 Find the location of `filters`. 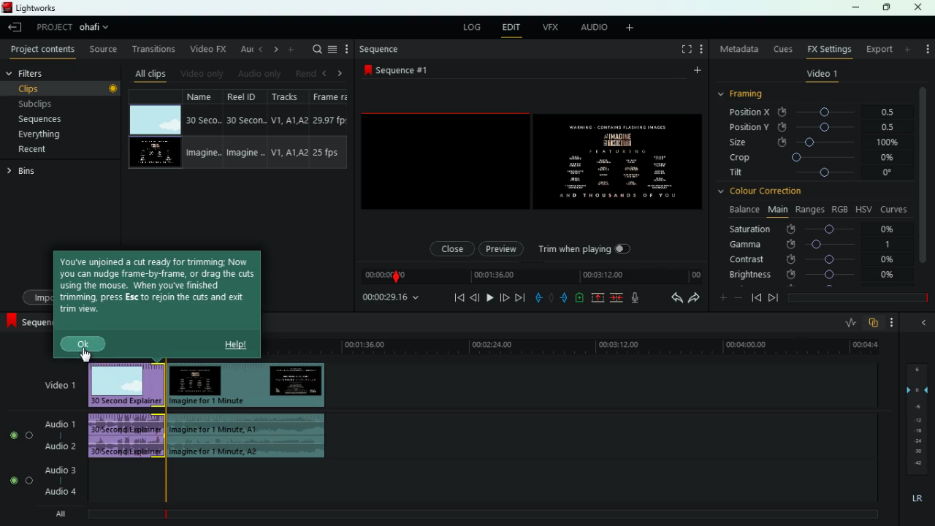

filters is located at coordinates (37, 74).